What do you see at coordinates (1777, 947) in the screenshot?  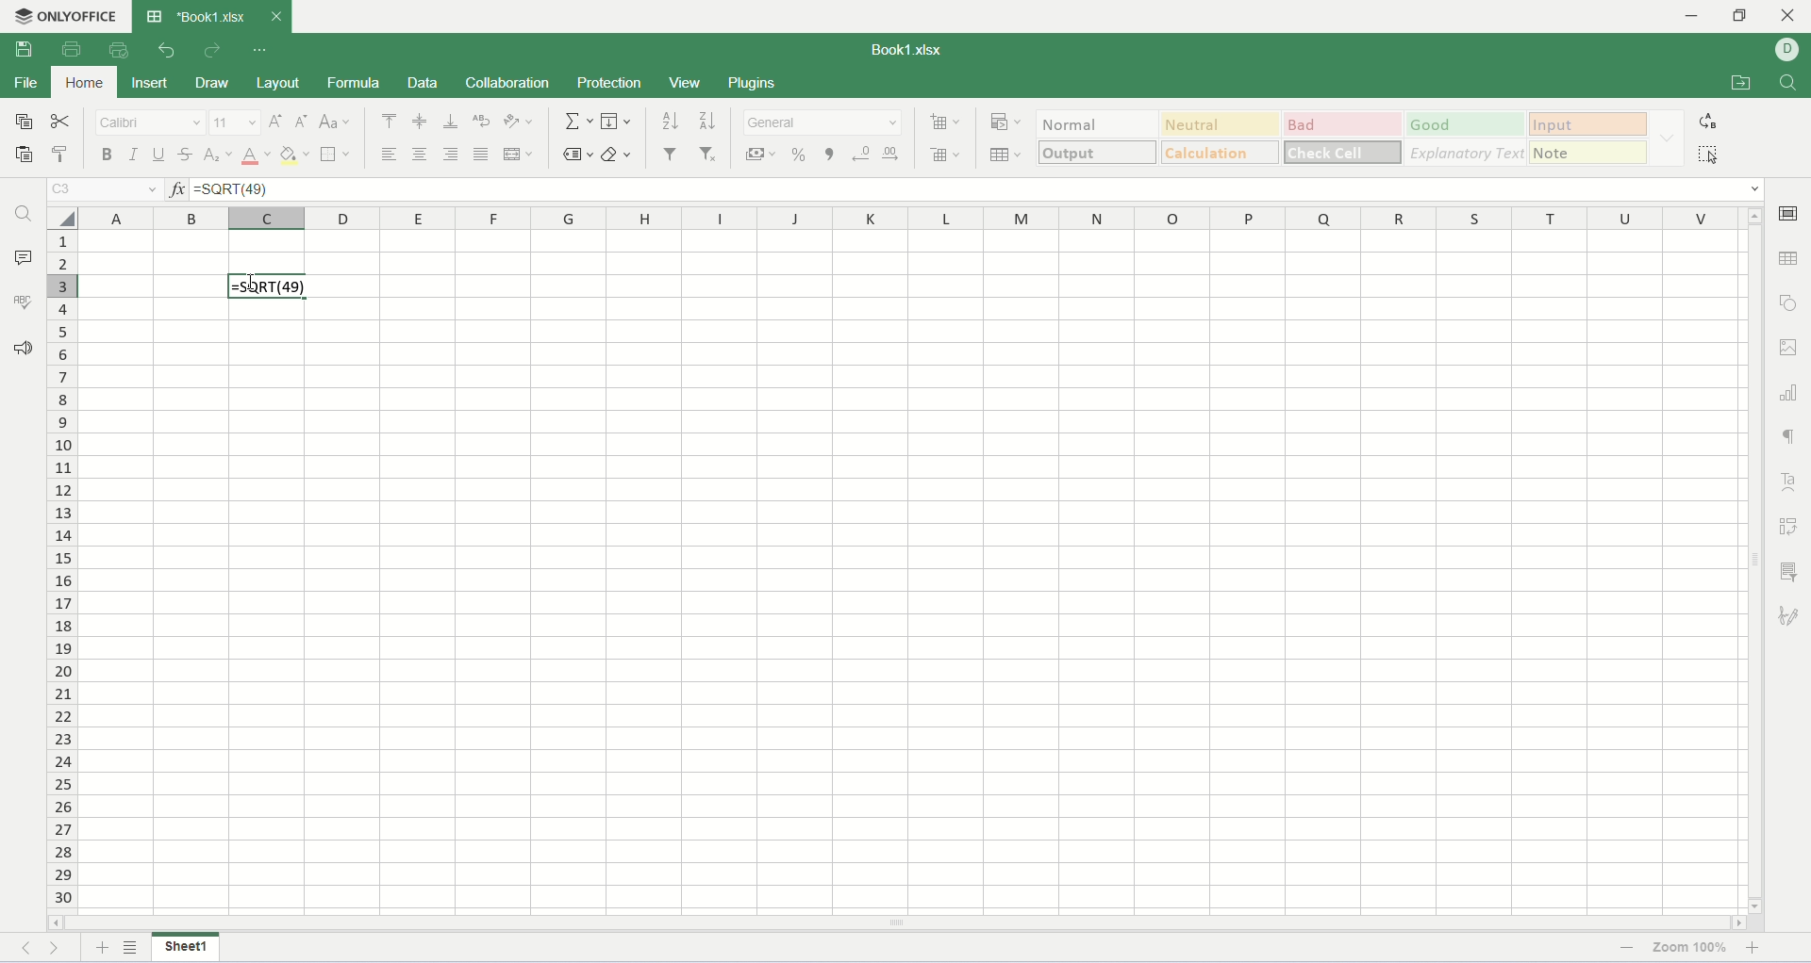 I see `zoom in` at bounding box center [1777, 947].